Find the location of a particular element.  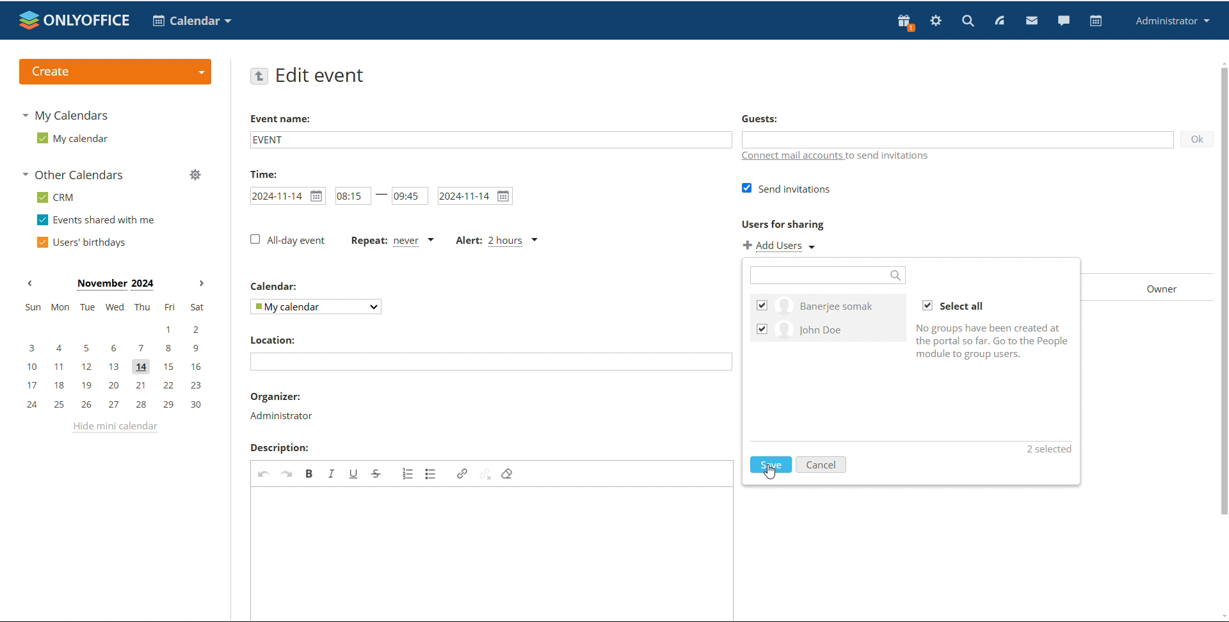

scrollbar is located at coordinates (1223, 291).